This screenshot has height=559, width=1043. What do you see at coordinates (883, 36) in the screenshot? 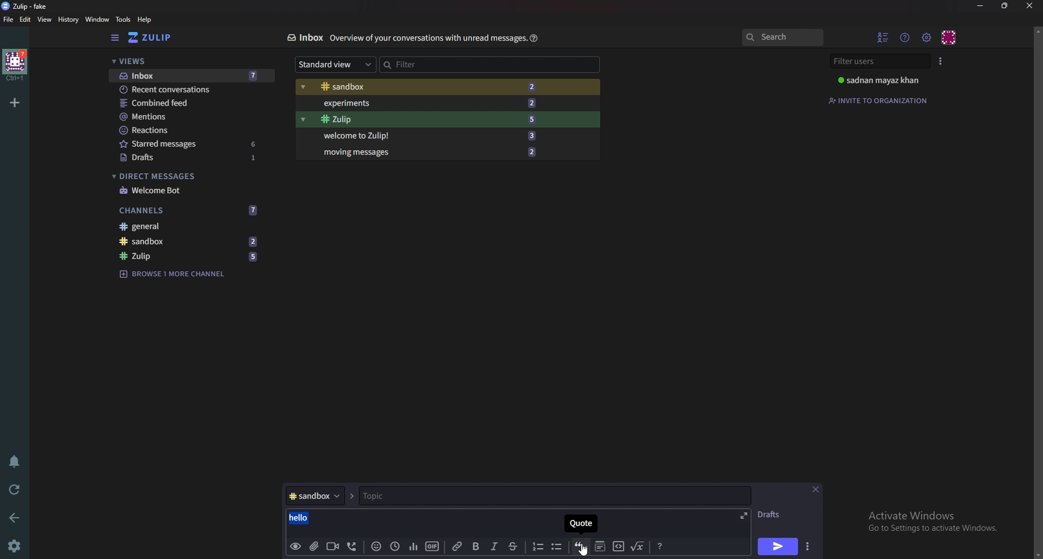
I see `Hide user list` at bounding box center [883, 36].